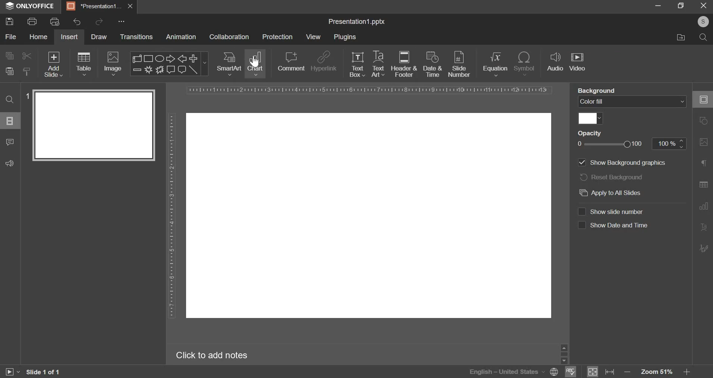 The width and height of the screenshot is (713, 378). Describe the element at coordinates (610, 144) in the screenshot. I see `opacity` at that location.